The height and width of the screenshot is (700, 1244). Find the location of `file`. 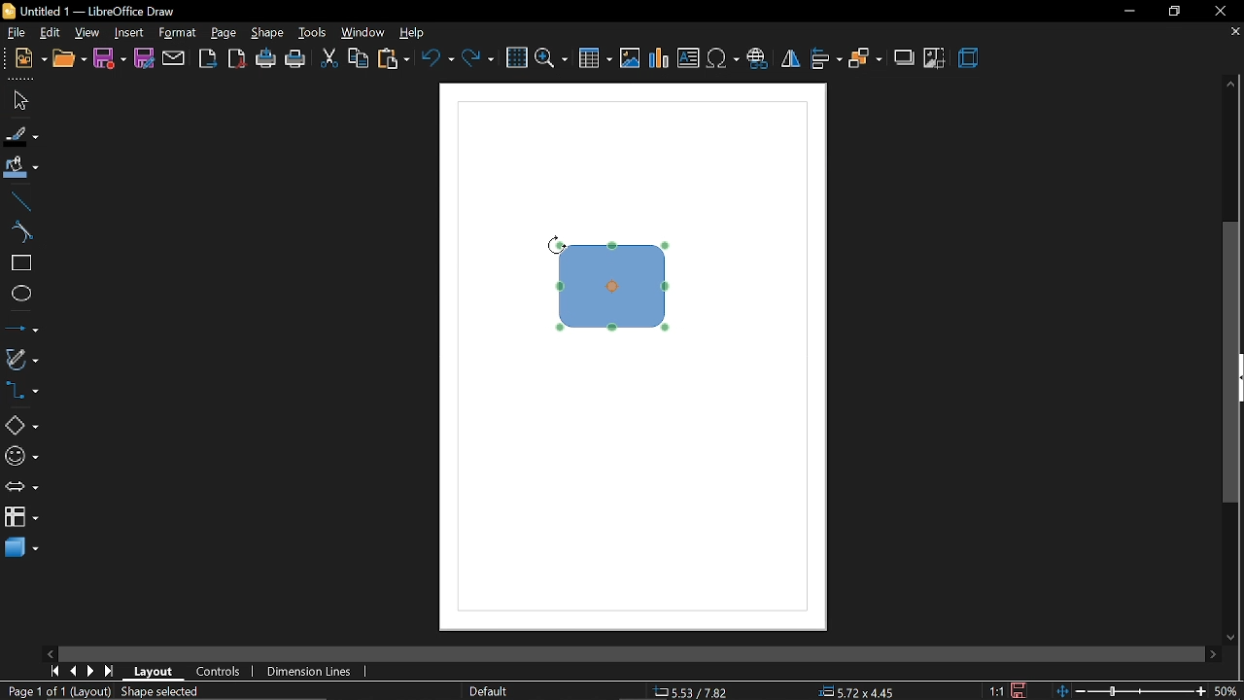

file is located at coordinates (18, 33).